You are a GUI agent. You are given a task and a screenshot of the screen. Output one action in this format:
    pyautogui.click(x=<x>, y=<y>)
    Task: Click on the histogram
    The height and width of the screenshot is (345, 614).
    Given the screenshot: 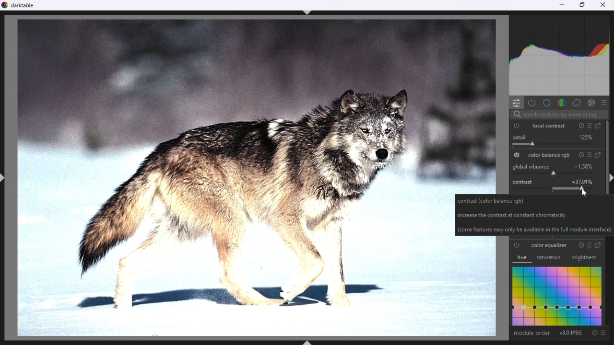 What is the action you would take?
    pyautogui.click(x=560, y=54)
    